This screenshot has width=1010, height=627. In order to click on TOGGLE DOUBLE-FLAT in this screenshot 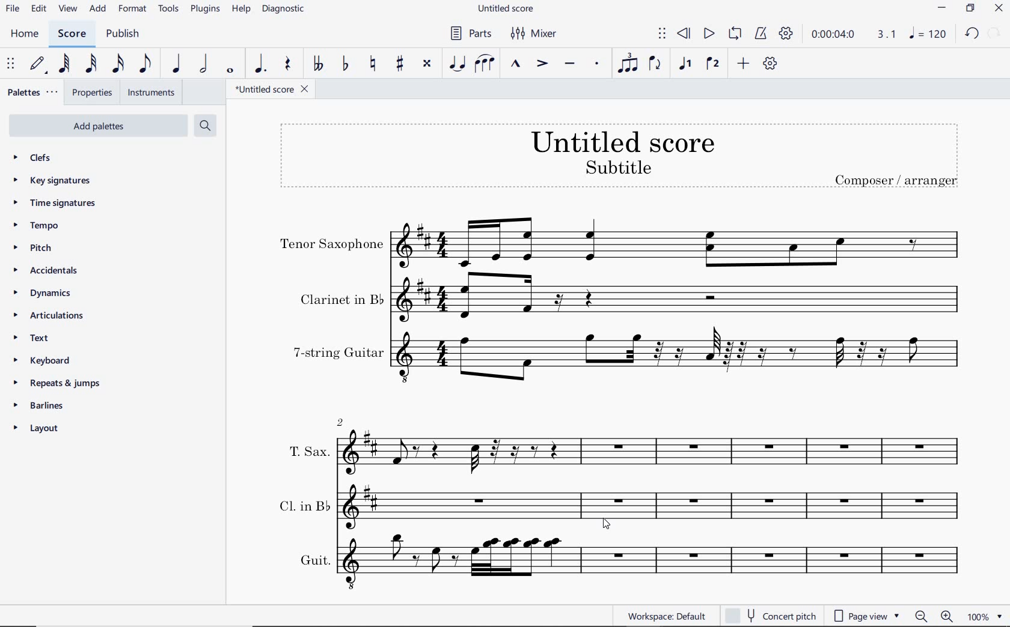, I will do `click(318, 64)`.